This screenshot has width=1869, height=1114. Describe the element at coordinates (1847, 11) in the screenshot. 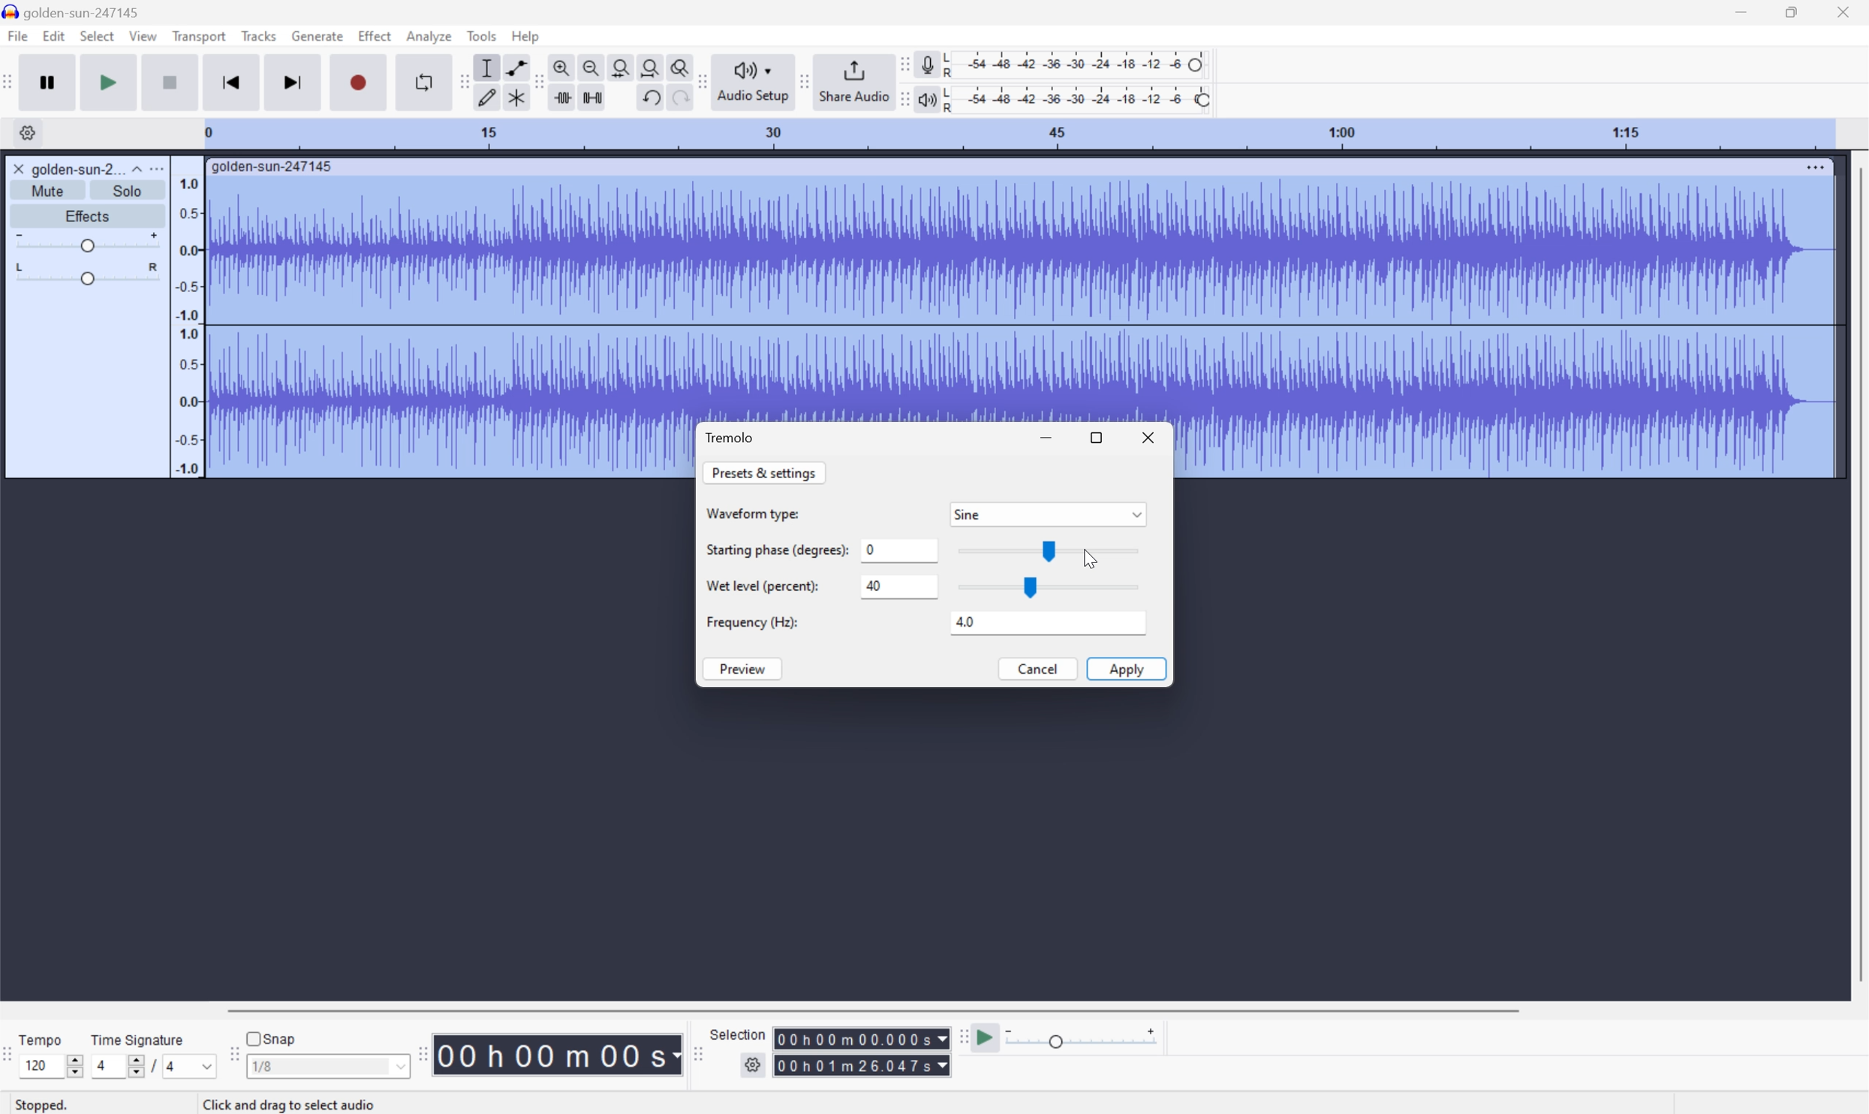

I see `Close` at that location.